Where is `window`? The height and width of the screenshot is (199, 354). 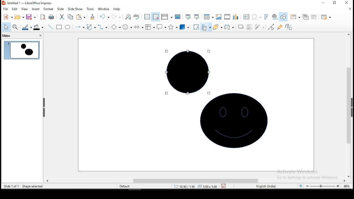
window is located at coordinates (103, 9).